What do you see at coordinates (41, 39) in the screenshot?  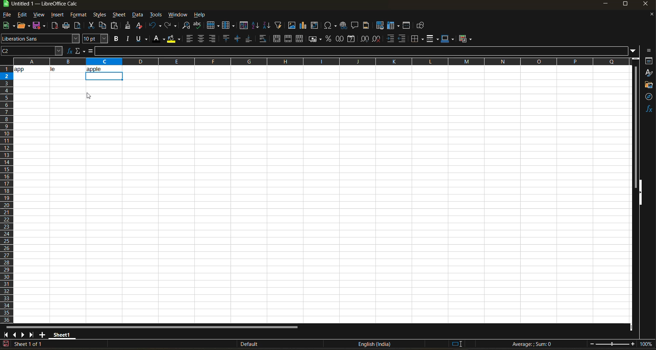 I see `font name` at bounding box center [41, 39].